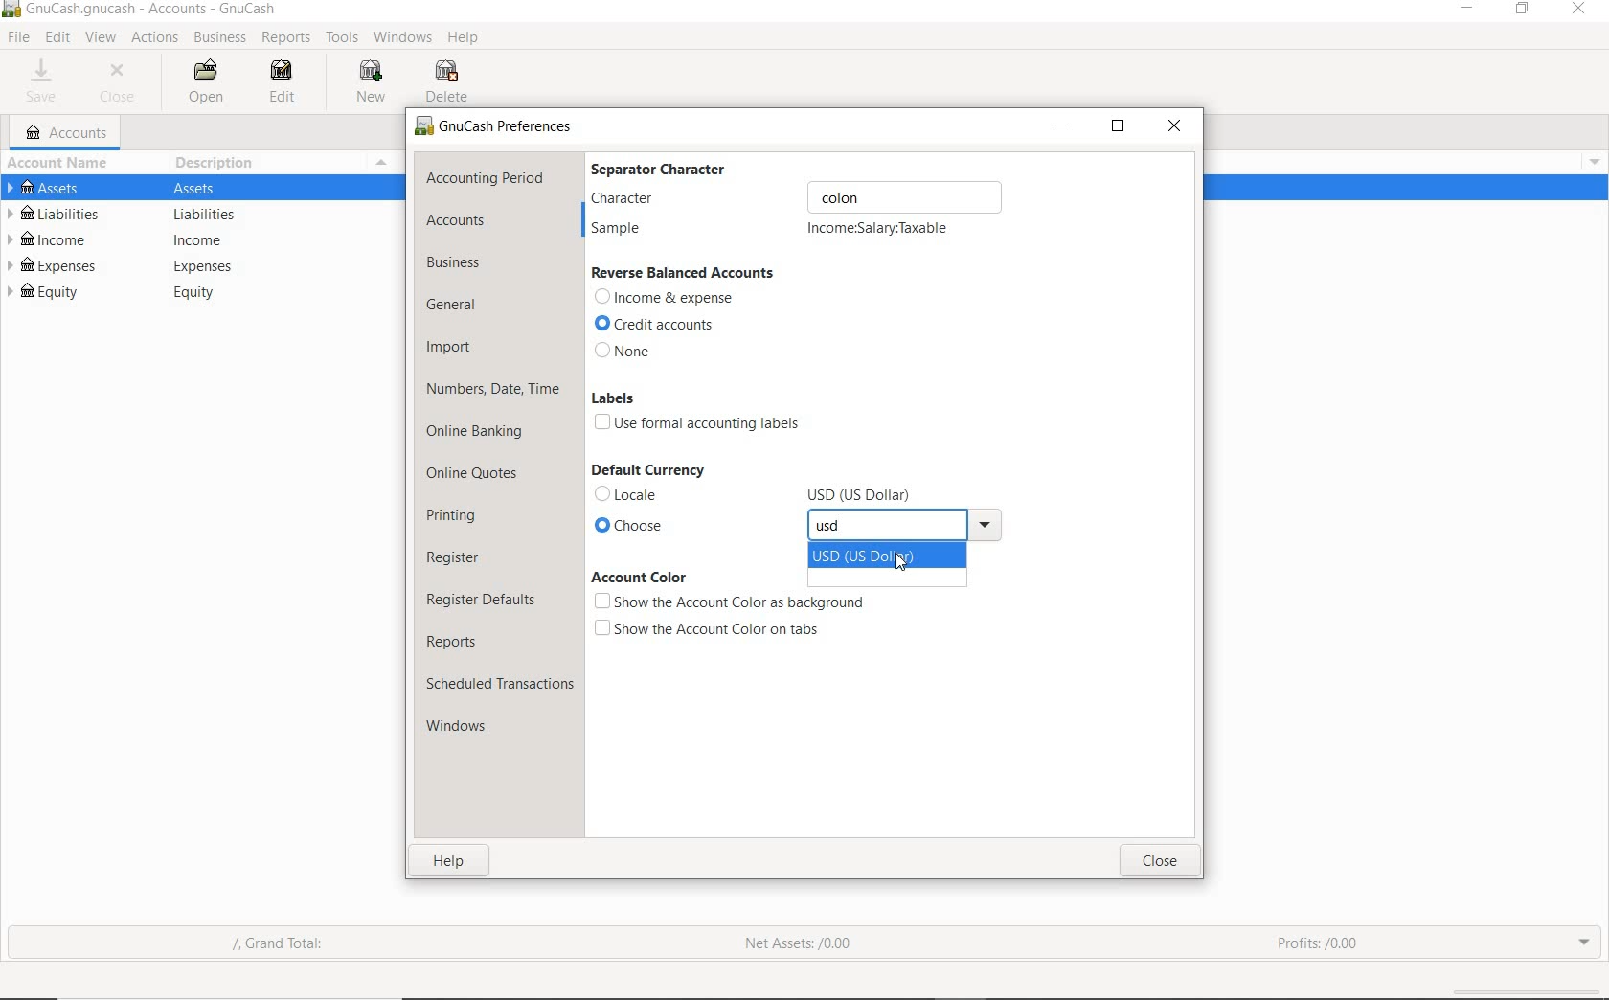 The image size is (1609, 1000). Describe the element at coordinates (63, 239) in the screenshot. I see `INCOME` at that location.